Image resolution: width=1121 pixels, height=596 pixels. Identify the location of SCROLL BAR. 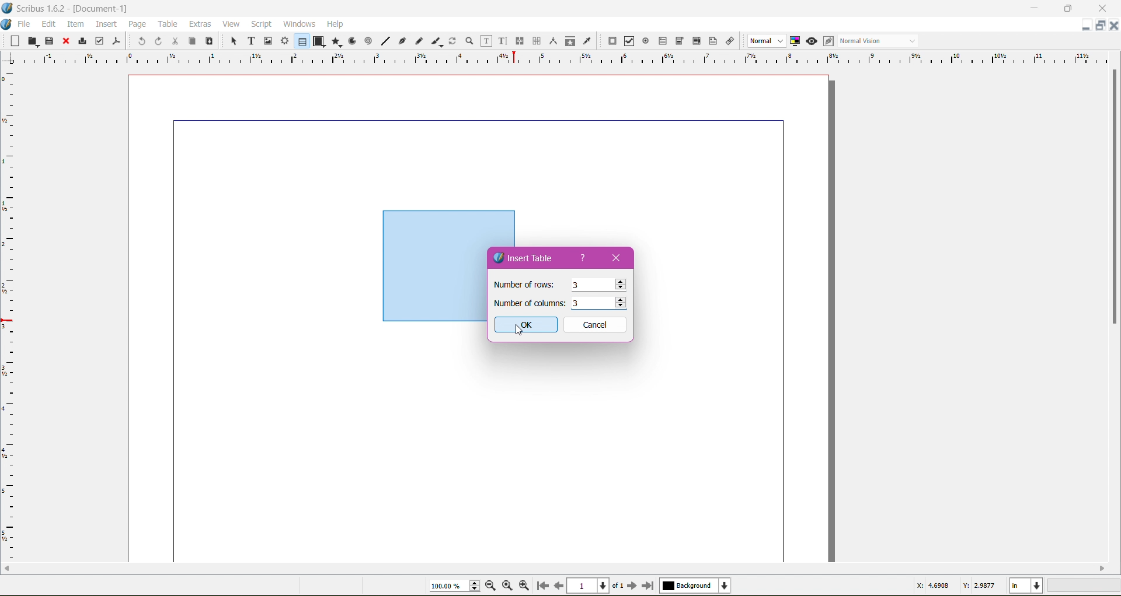
(556, 570).